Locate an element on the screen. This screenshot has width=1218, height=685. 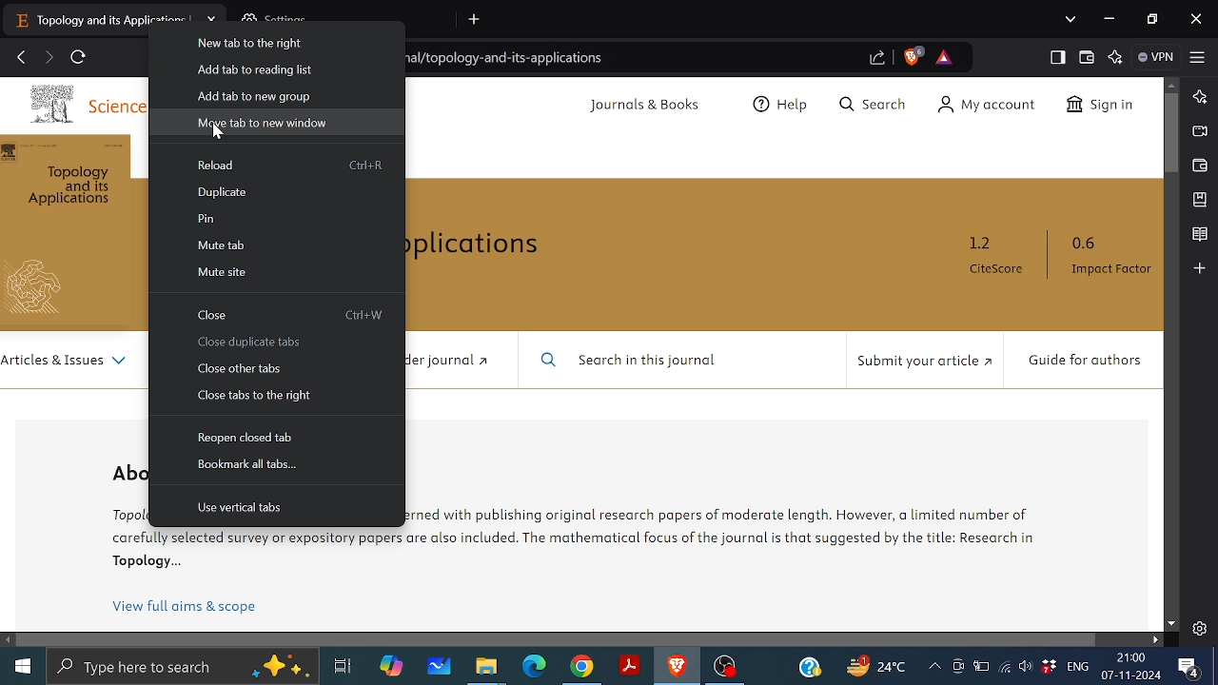
Windows edge is located at coordinates (533, 667).